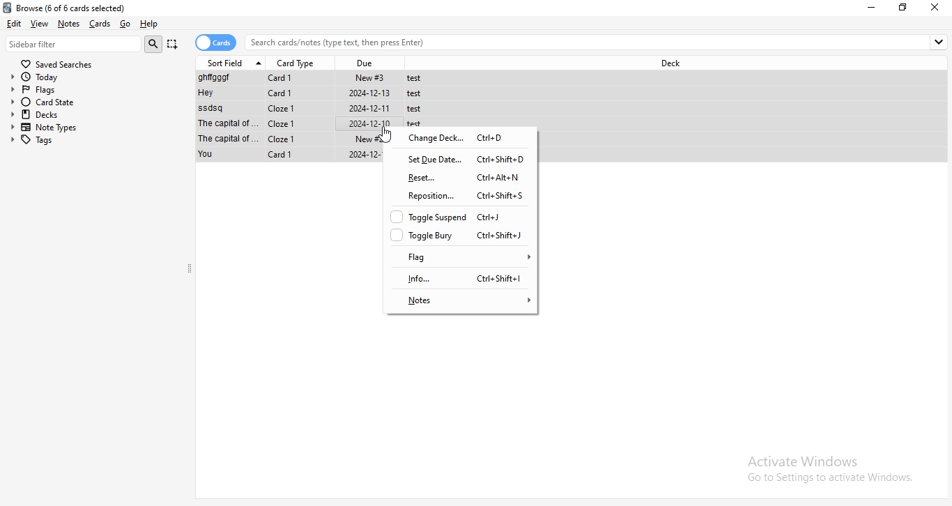 Image resolution: width=952 pixels, height=506 pixels. What do you see at coordinates (316, 78) in the screenshot?
I see `File` at bounding box center [316, 78].